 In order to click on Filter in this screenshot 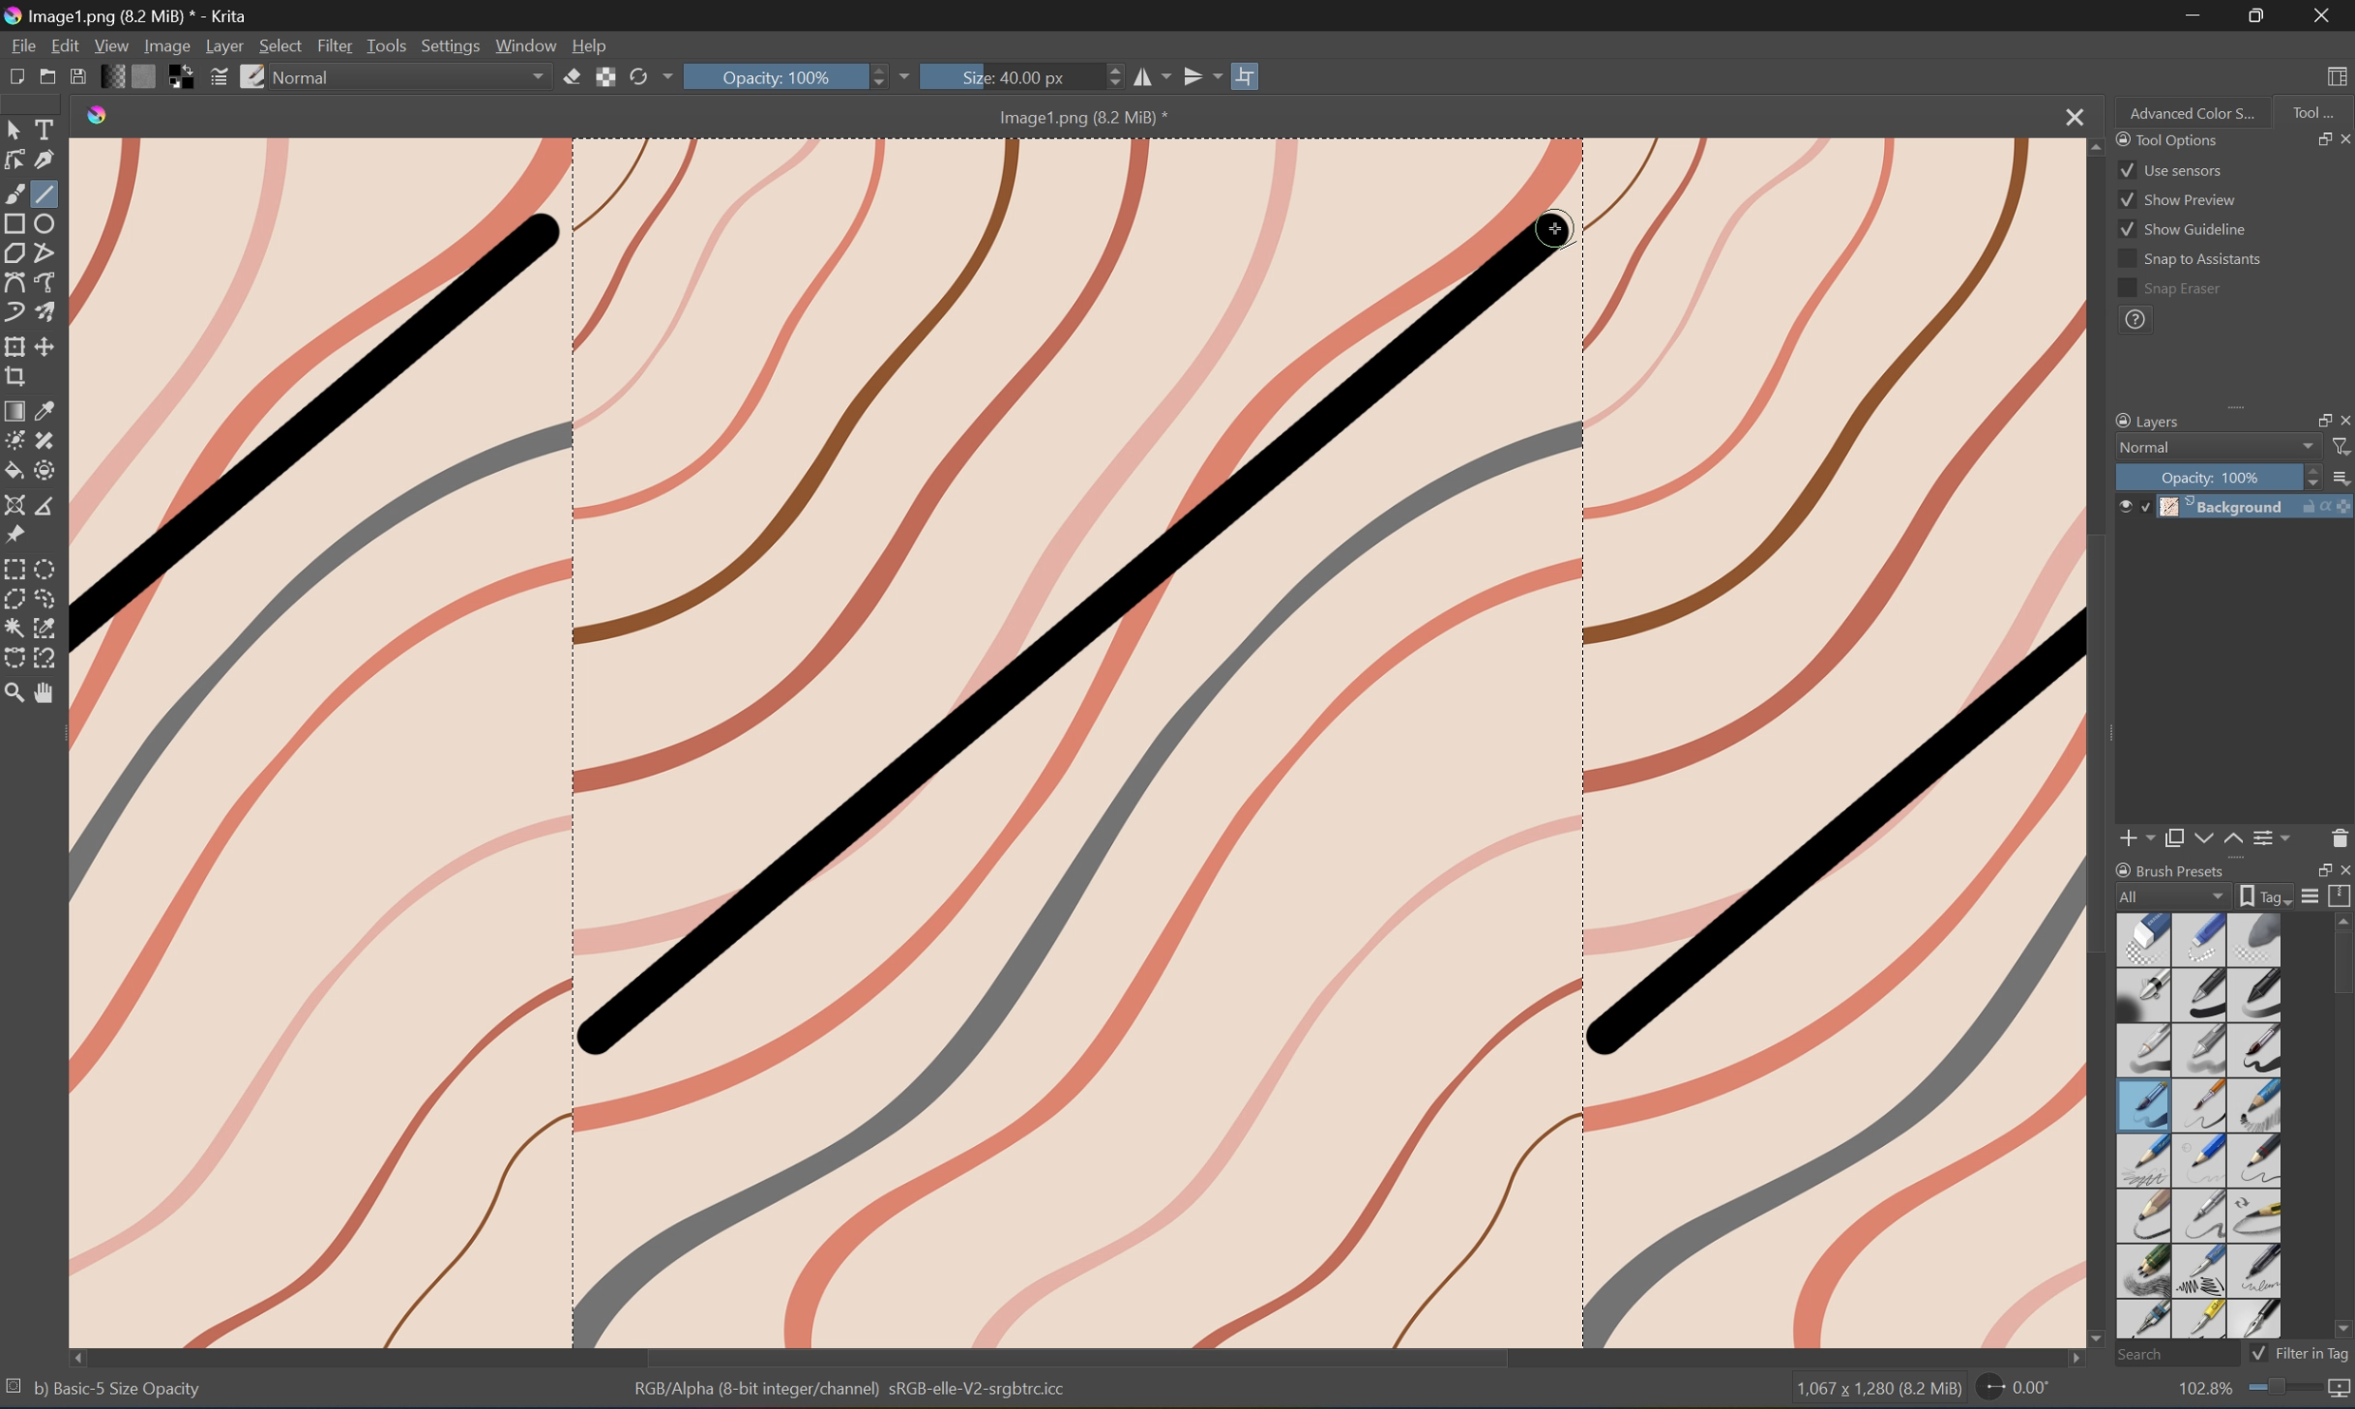, I will do `click(2341, 448)`.